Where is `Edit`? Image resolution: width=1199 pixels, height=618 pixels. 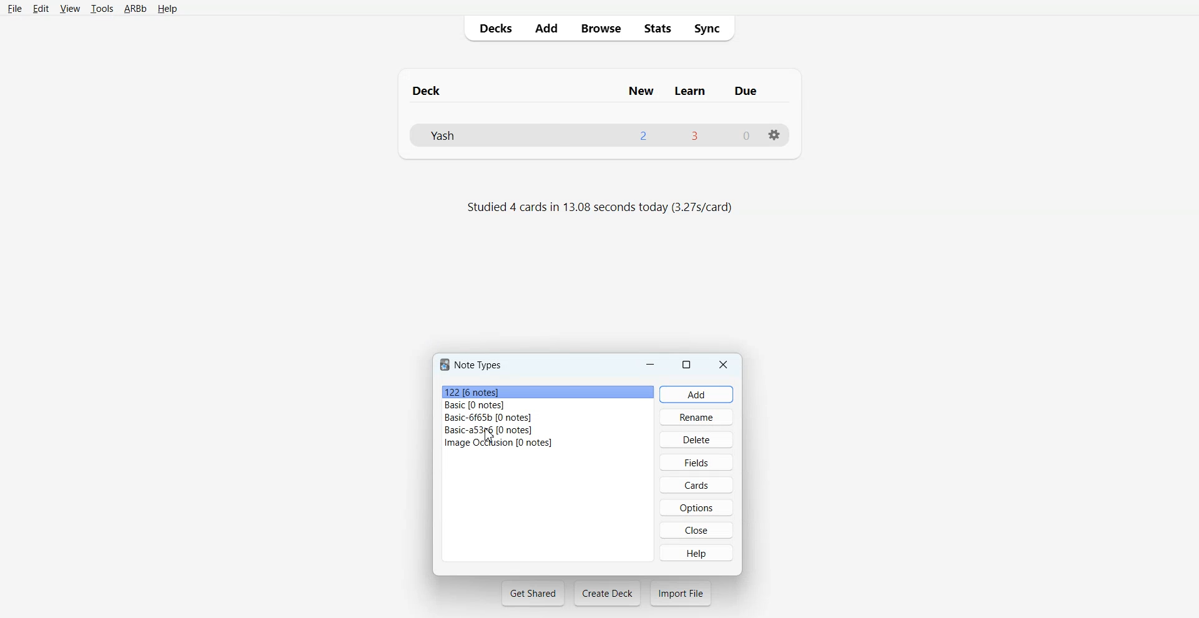
Edit is located at coordinates (41, 9).